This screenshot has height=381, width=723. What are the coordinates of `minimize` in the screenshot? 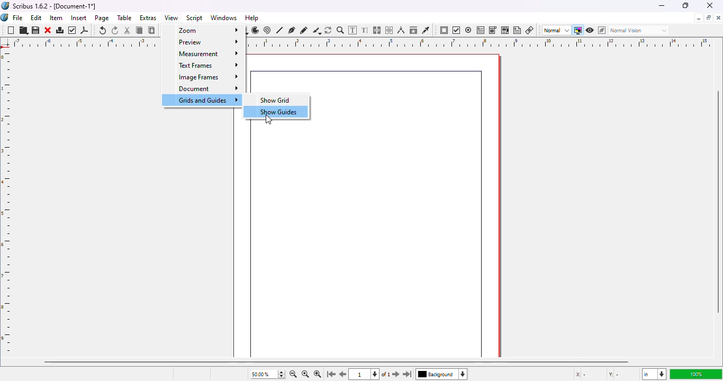 It's located at (661, 5).